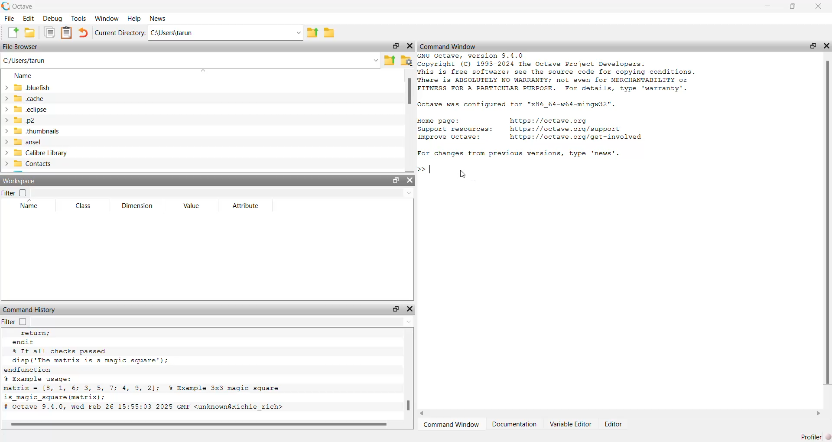 The height and width of the screenshot is (442, 832). What do you see at coordinates (408, 93) in the screenshot?
I see `scroll bar` at bounding box center [408, 93].